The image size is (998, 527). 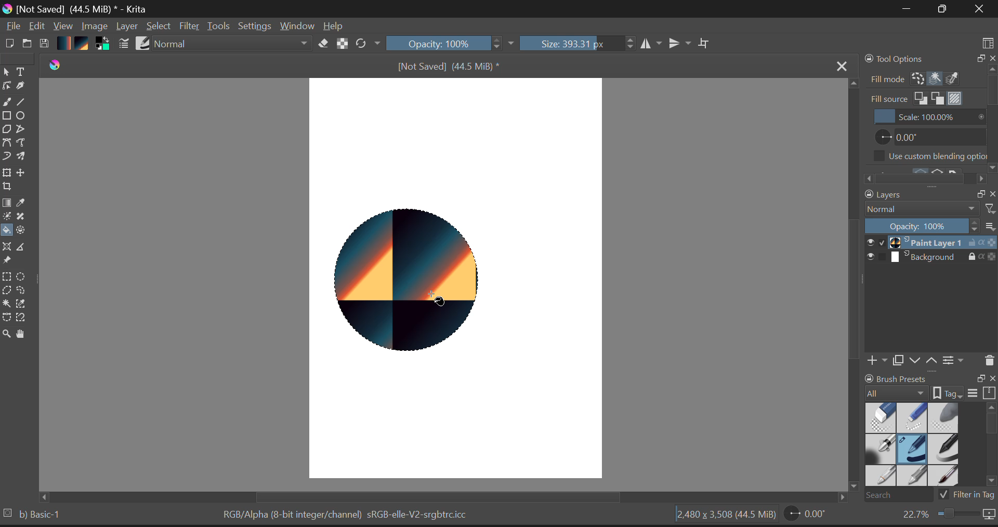 What do you see at coordinates (77, 9) in the screenshot?
I see `Window Title` at bounding box center [77, 9].